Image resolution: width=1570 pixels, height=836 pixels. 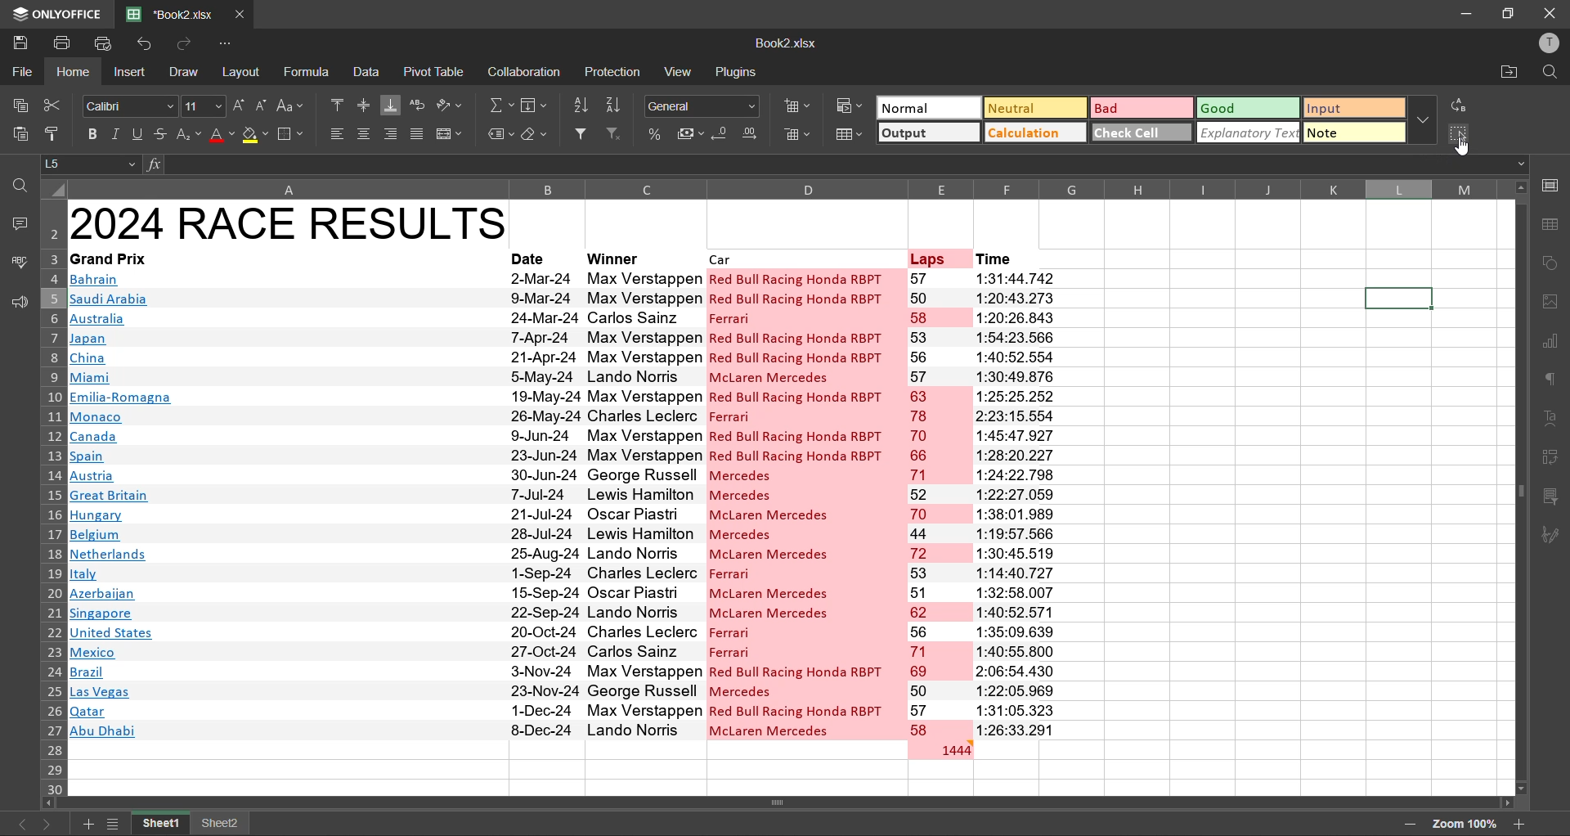 What do you see at coordinates (785, 187) in the screenshot?
I see `column names` at bounding box center [785, 187].